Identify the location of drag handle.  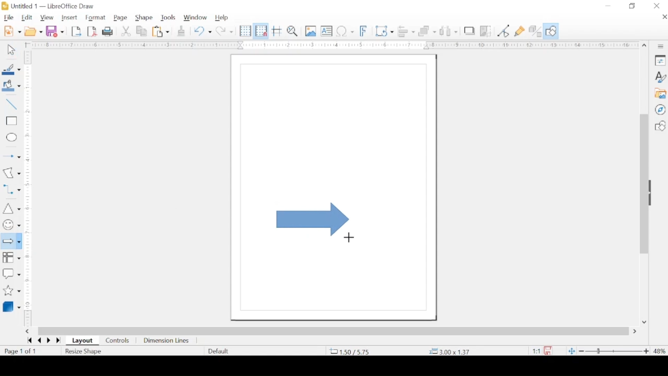
(652, 193).